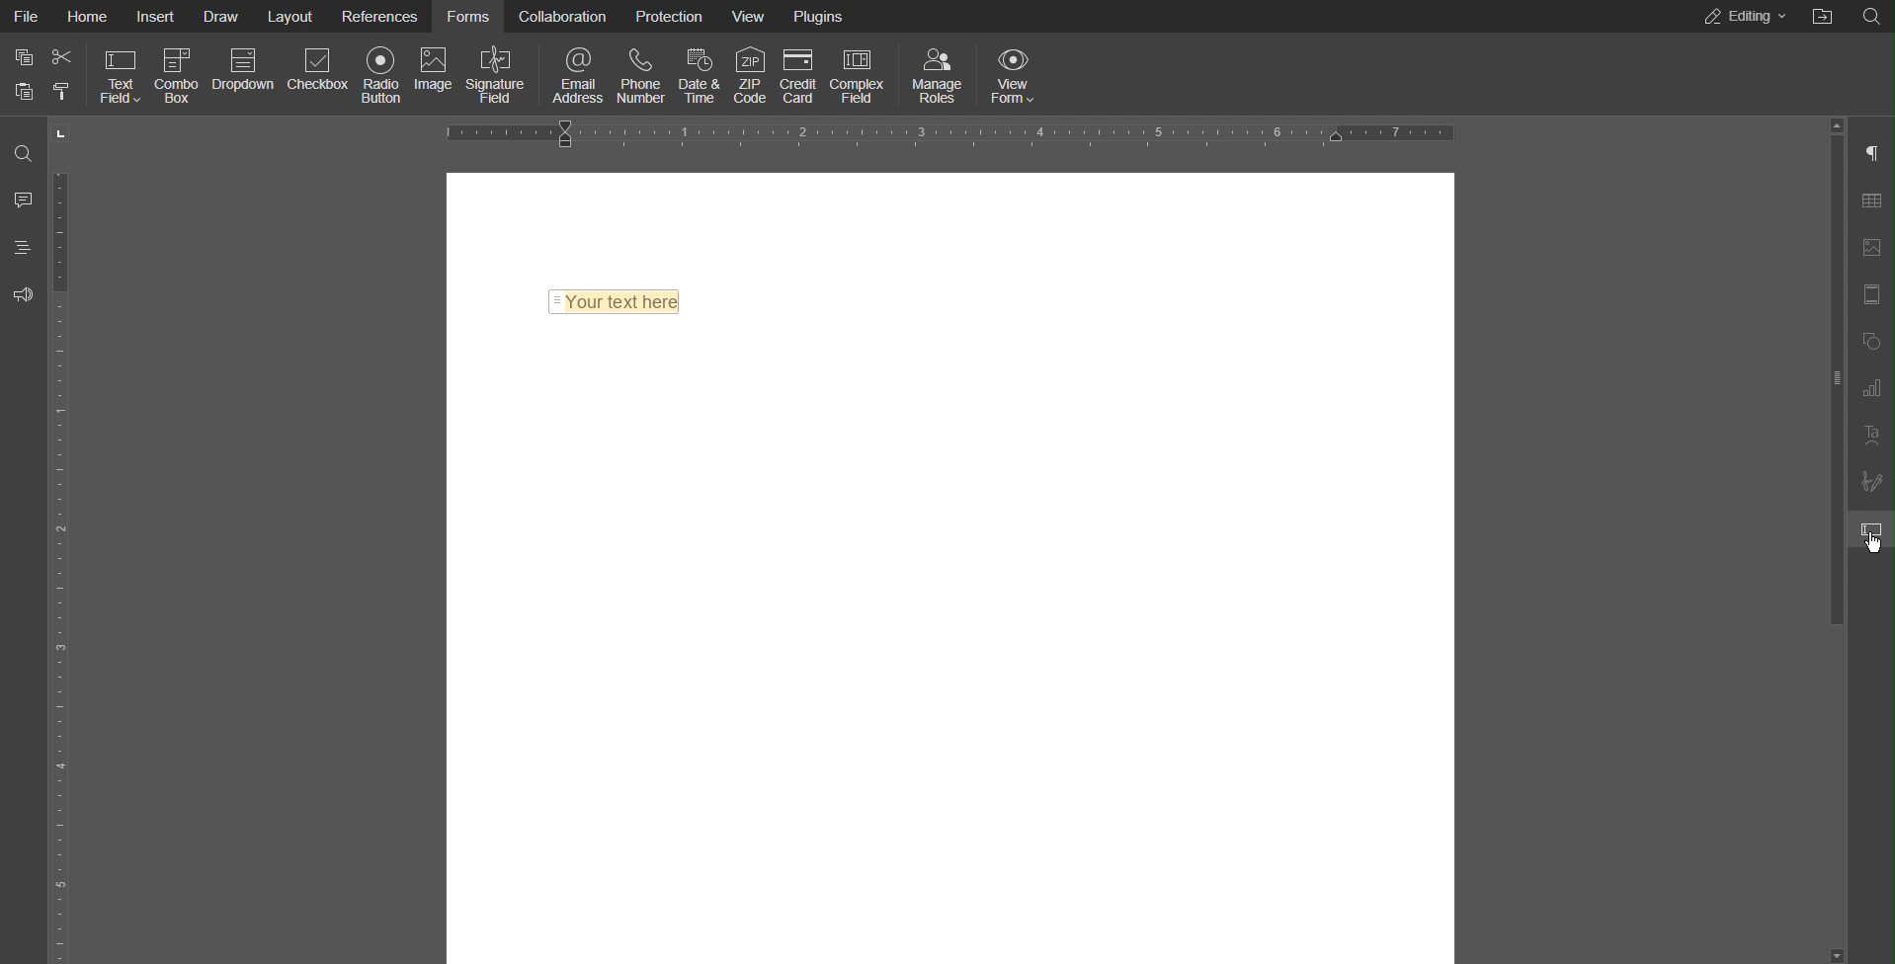  I want to click on View, so click(752, 15).